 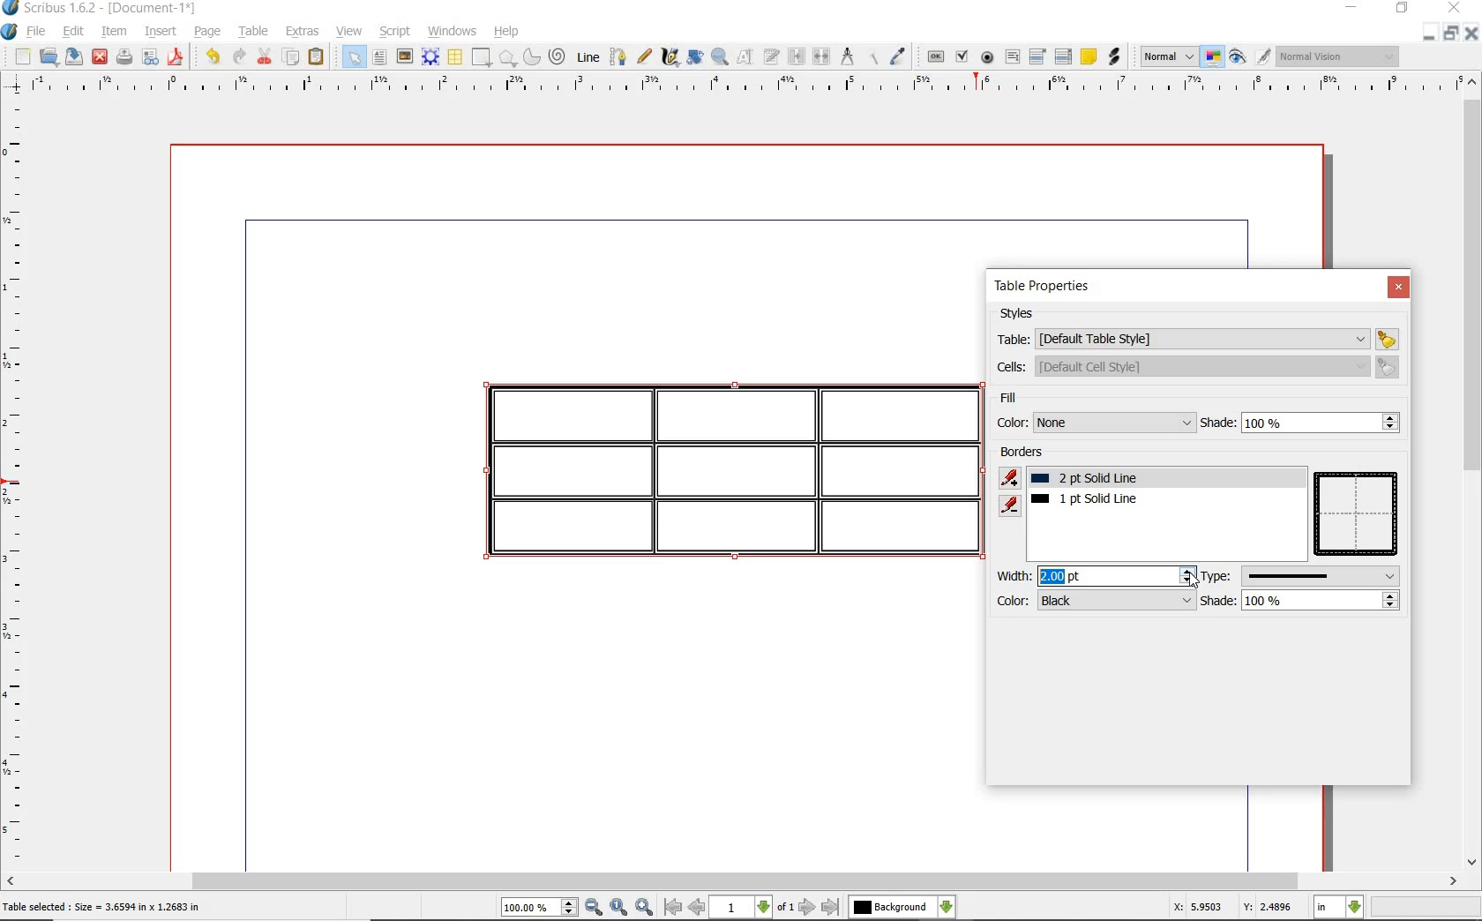 What do you see at coordinates (1358, 515) in the screenshot?
I see `table preview` at bounding box center [1358, 515].